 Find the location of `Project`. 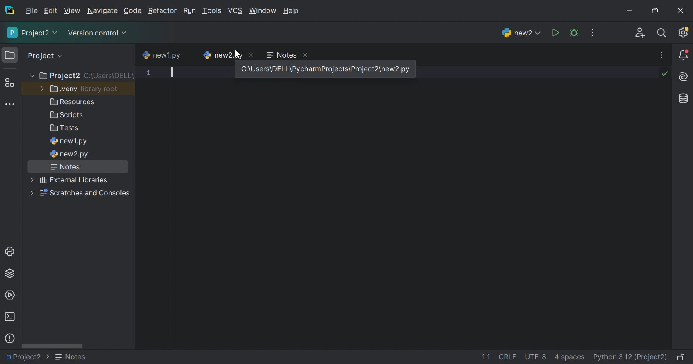

Project is located at coordinates (42, 55).